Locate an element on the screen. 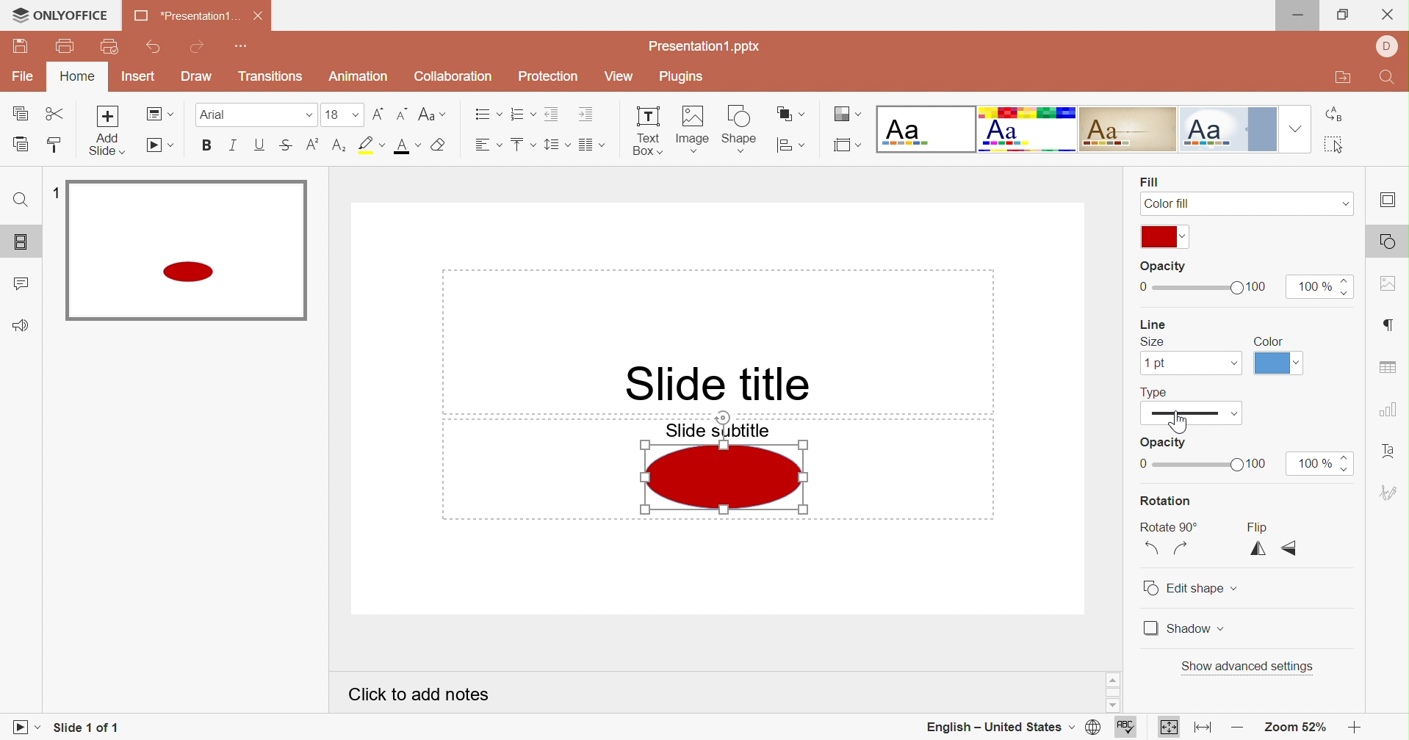  Rotate 90° is located at coordinates (1169, 526).